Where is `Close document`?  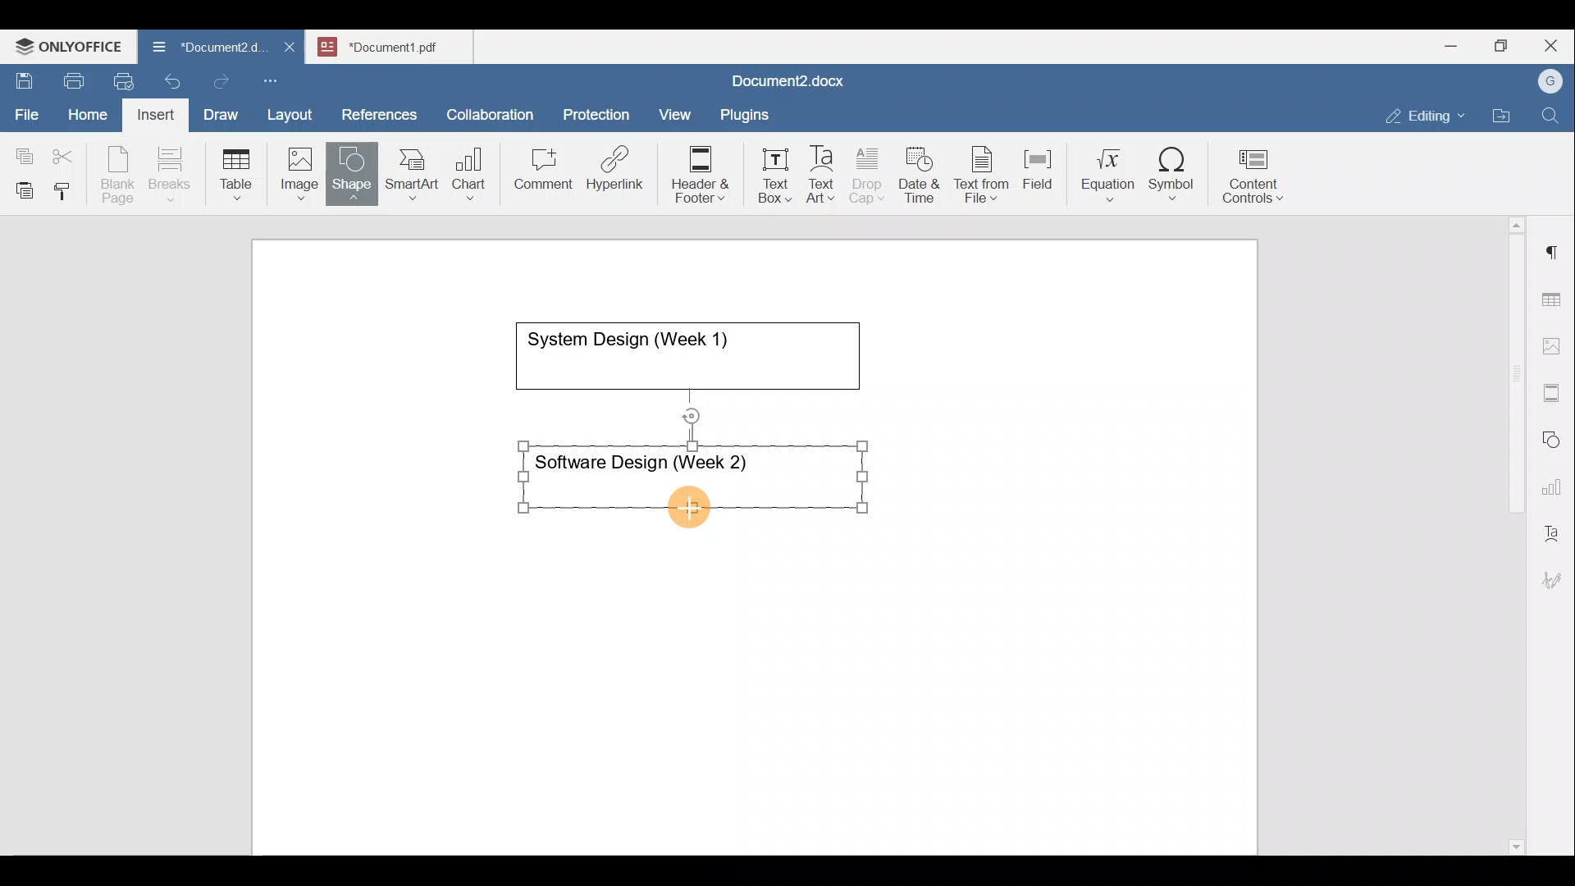
Close document is located at coordinates (290, 48).